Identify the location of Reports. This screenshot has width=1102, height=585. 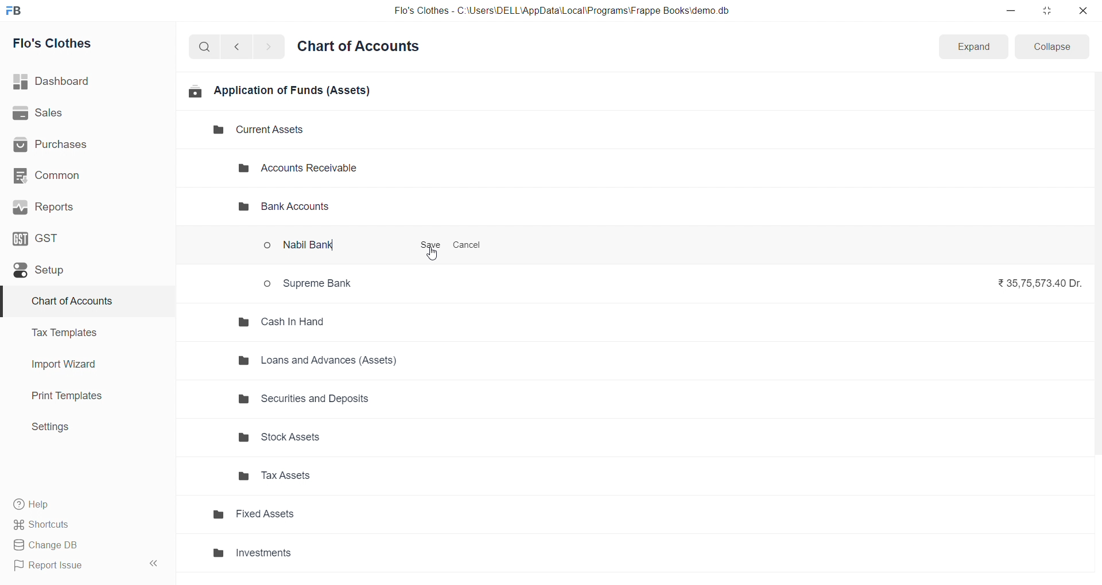
(82, 207).